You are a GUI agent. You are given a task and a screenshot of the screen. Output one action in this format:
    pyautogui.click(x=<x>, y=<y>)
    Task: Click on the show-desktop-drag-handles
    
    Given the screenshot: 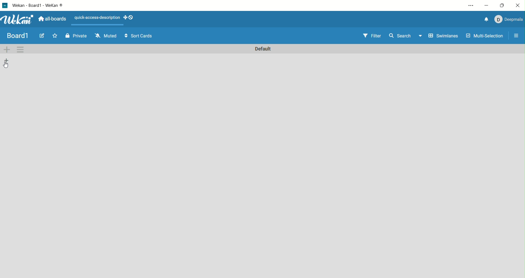 What is the action you would take?
    pyautogui.click(x=125, y=18)
    